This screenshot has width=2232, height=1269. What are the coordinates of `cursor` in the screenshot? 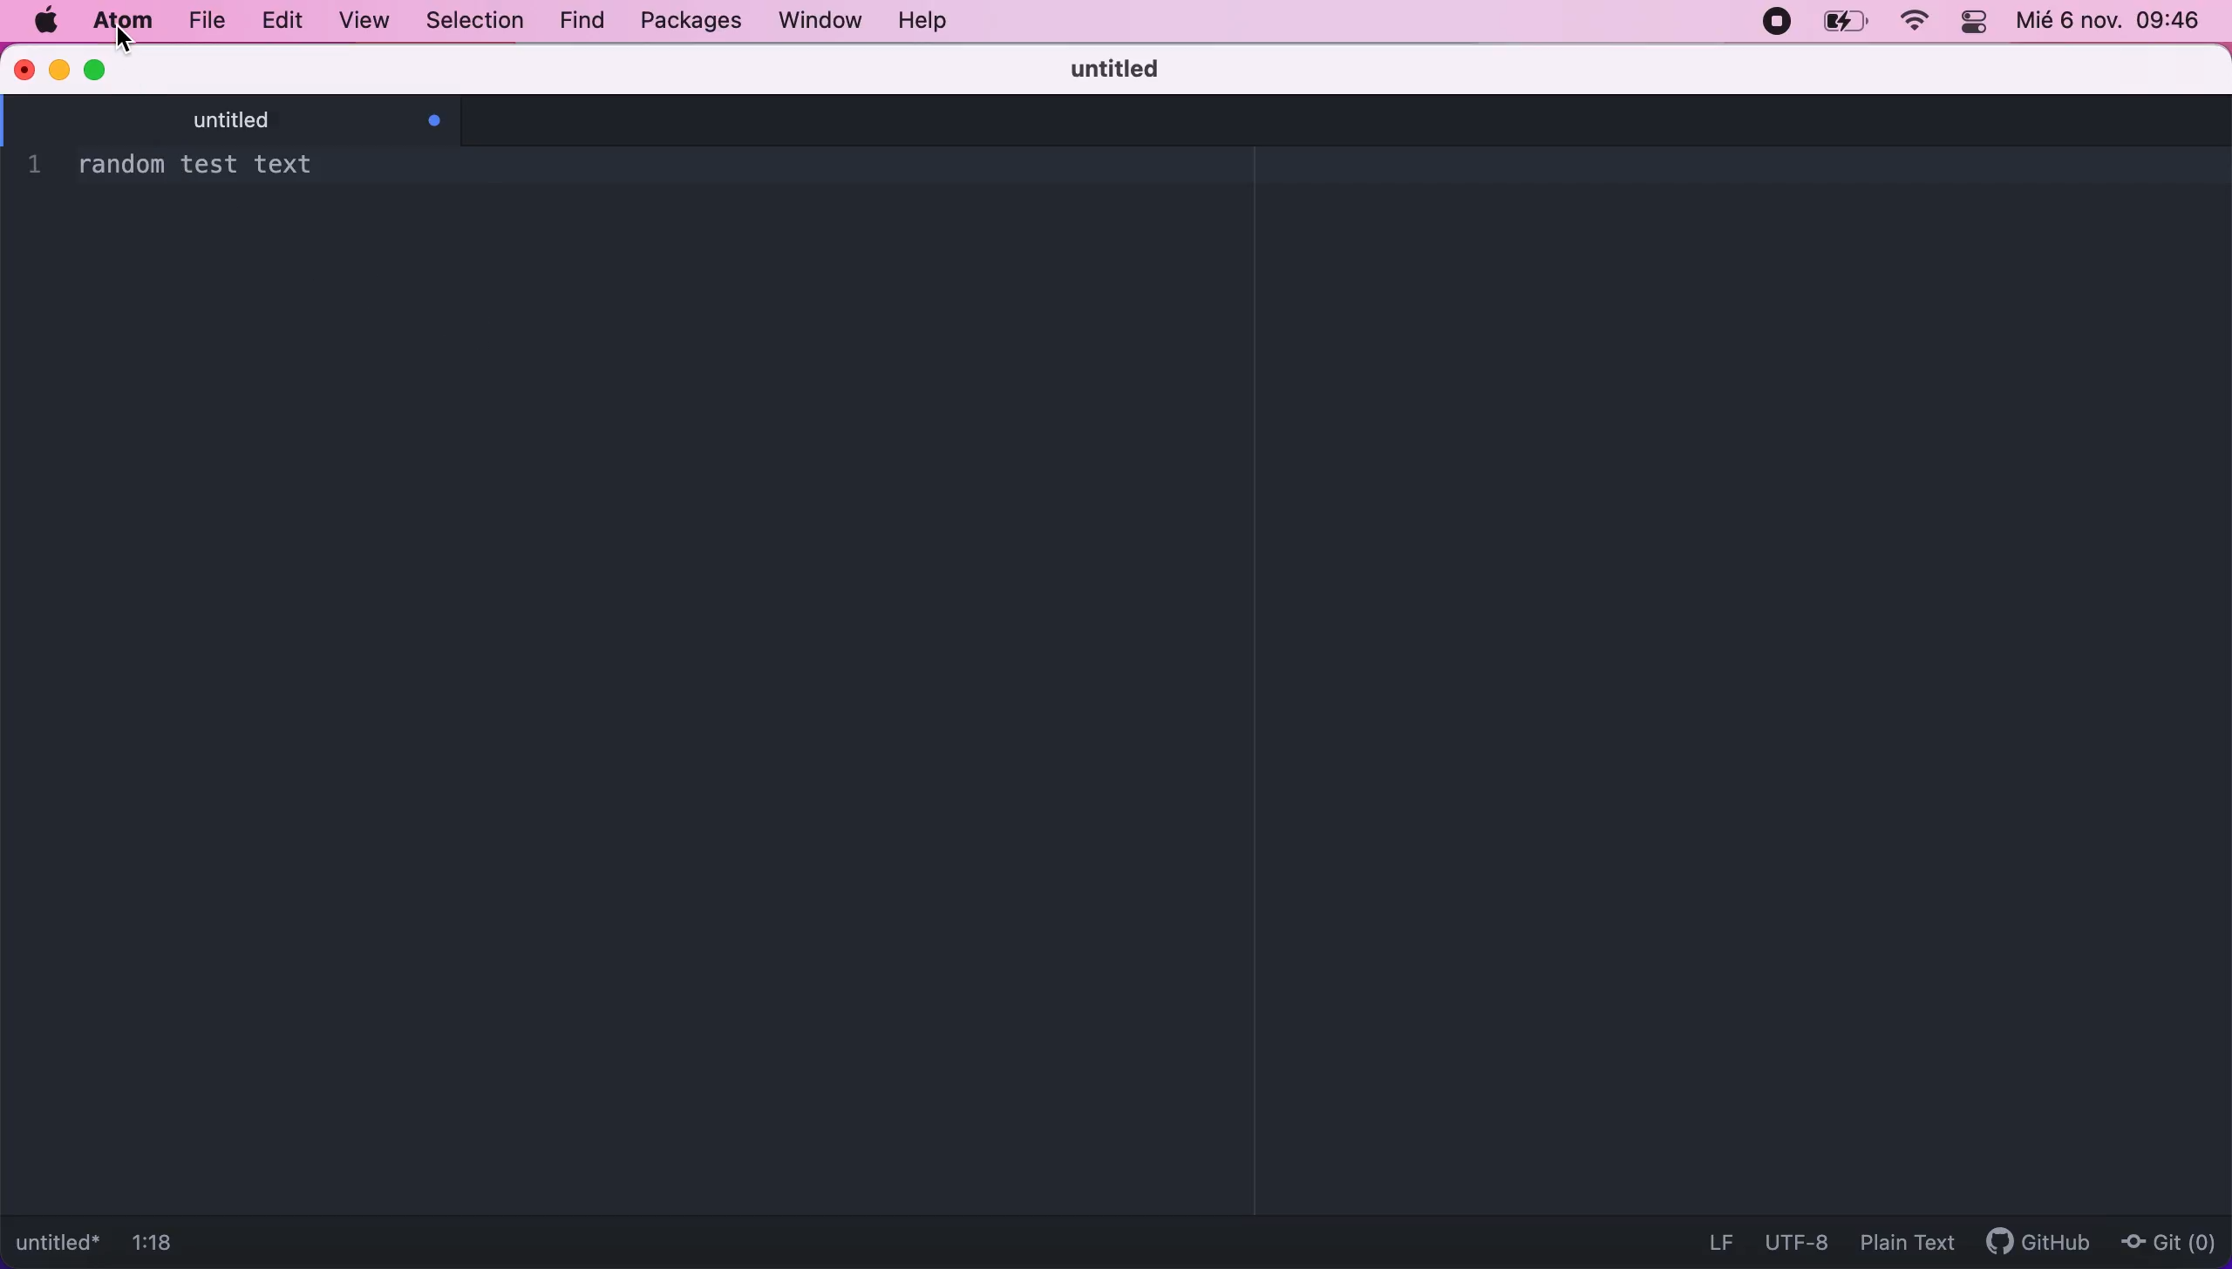 It's located at (122, 42).